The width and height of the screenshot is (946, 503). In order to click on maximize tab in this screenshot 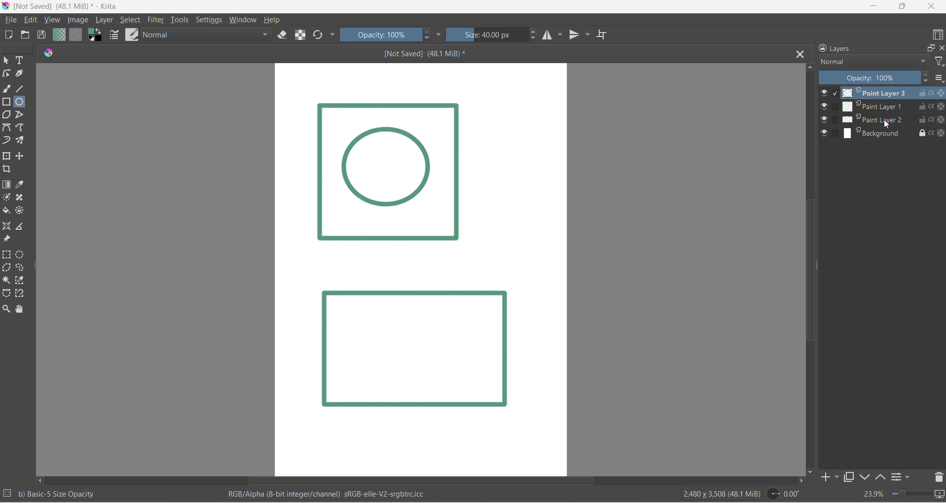, I will do `click(849, 478)`.